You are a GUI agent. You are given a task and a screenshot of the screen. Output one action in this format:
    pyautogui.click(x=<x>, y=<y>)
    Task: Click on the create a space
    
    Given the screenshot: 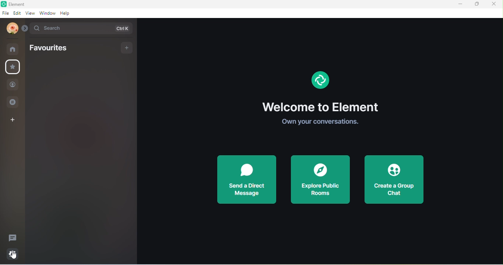 What is the action you would take?
    pyautogui.click(x=15, y=119)
    